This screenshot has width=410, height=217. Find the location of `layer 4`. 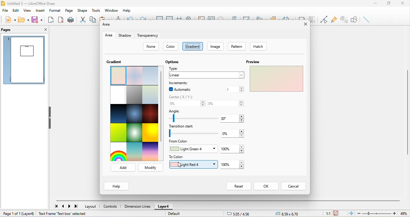

layer 4 is located at coordinates (29, 214).